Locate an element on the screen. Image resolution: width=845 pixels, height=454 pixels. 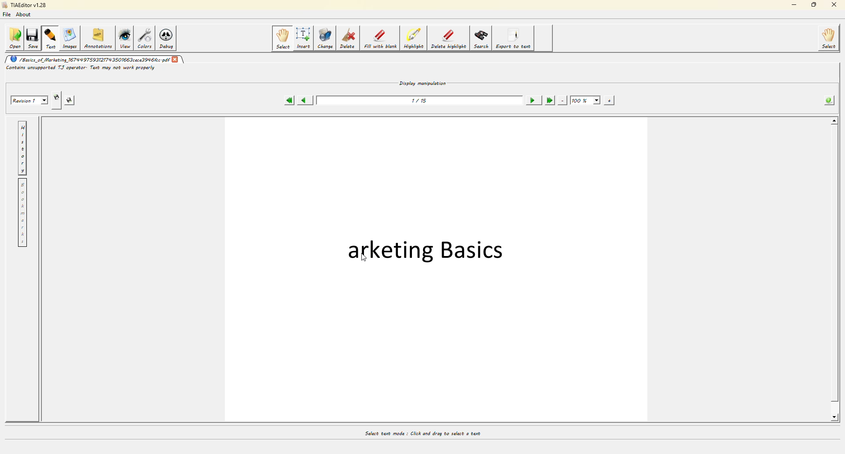
annotations is located at coordinates (98, 38).